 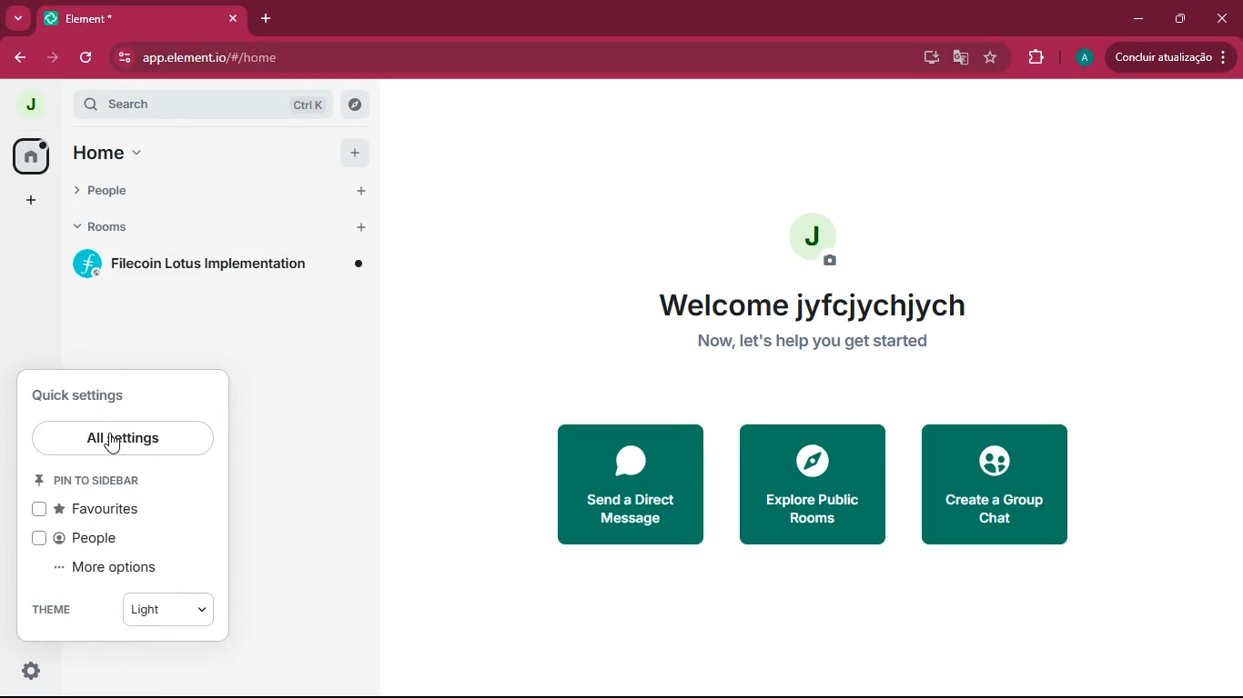 I want to click on theme, so click(x=56, y=613).